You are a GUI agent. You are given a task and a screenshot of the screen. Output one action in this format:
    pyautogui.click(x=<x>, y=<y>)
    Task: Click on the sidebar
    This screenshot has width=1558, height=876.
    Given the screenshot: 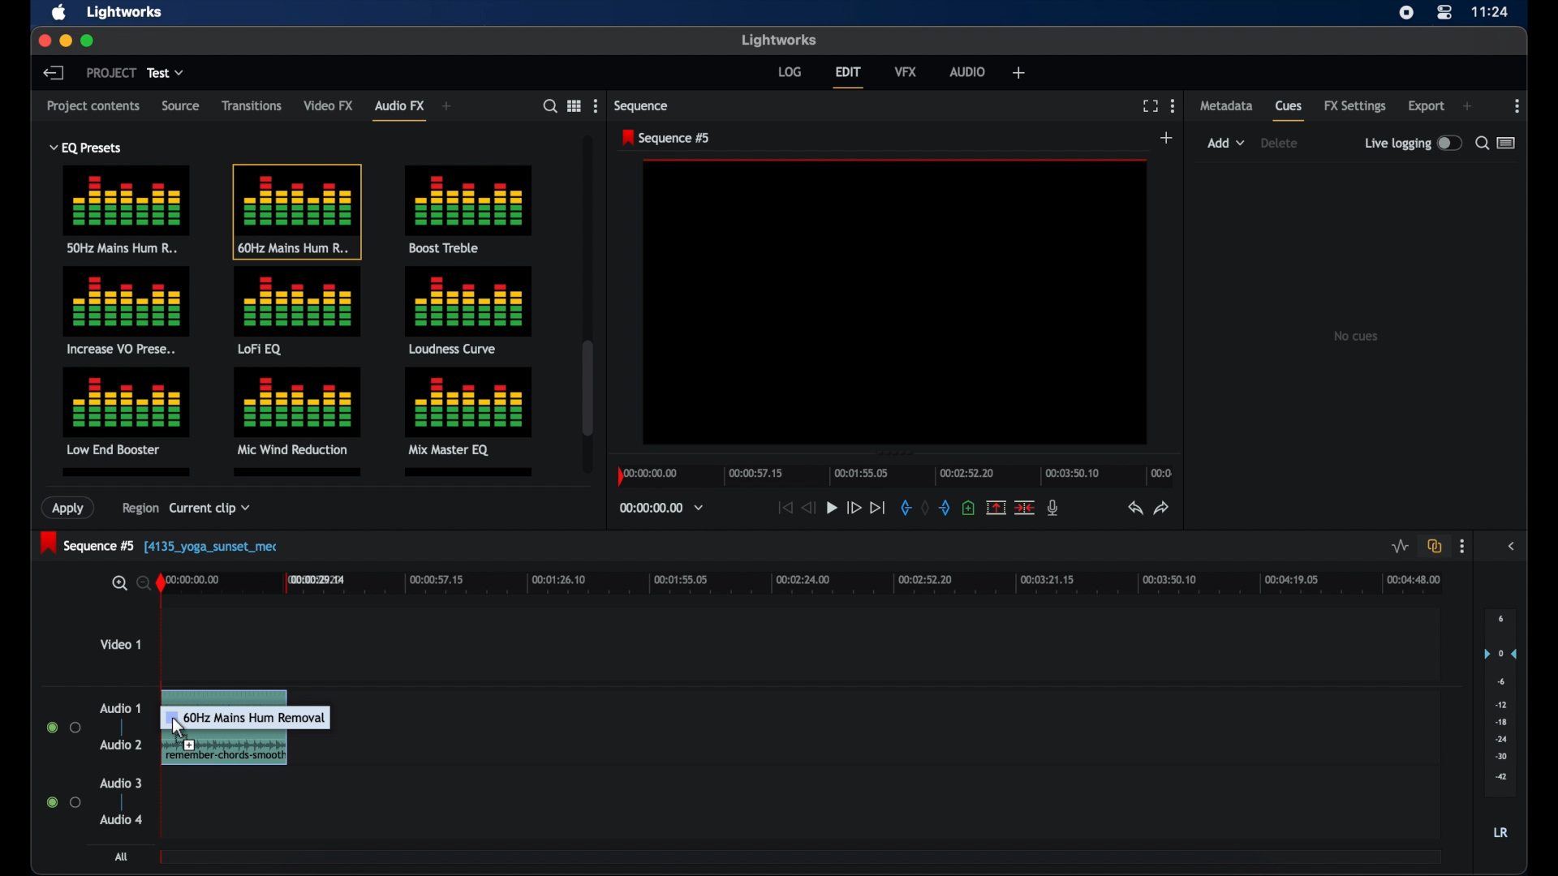 What is the action you would take?
    pyautogui.click(x=1513, y=546)
    